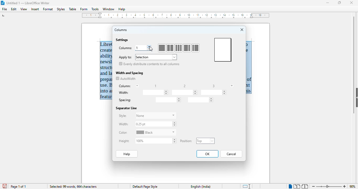 The width and height of the screenshot is (358, 189). I want to click on 3 columns with equal size, so click(179, 48).